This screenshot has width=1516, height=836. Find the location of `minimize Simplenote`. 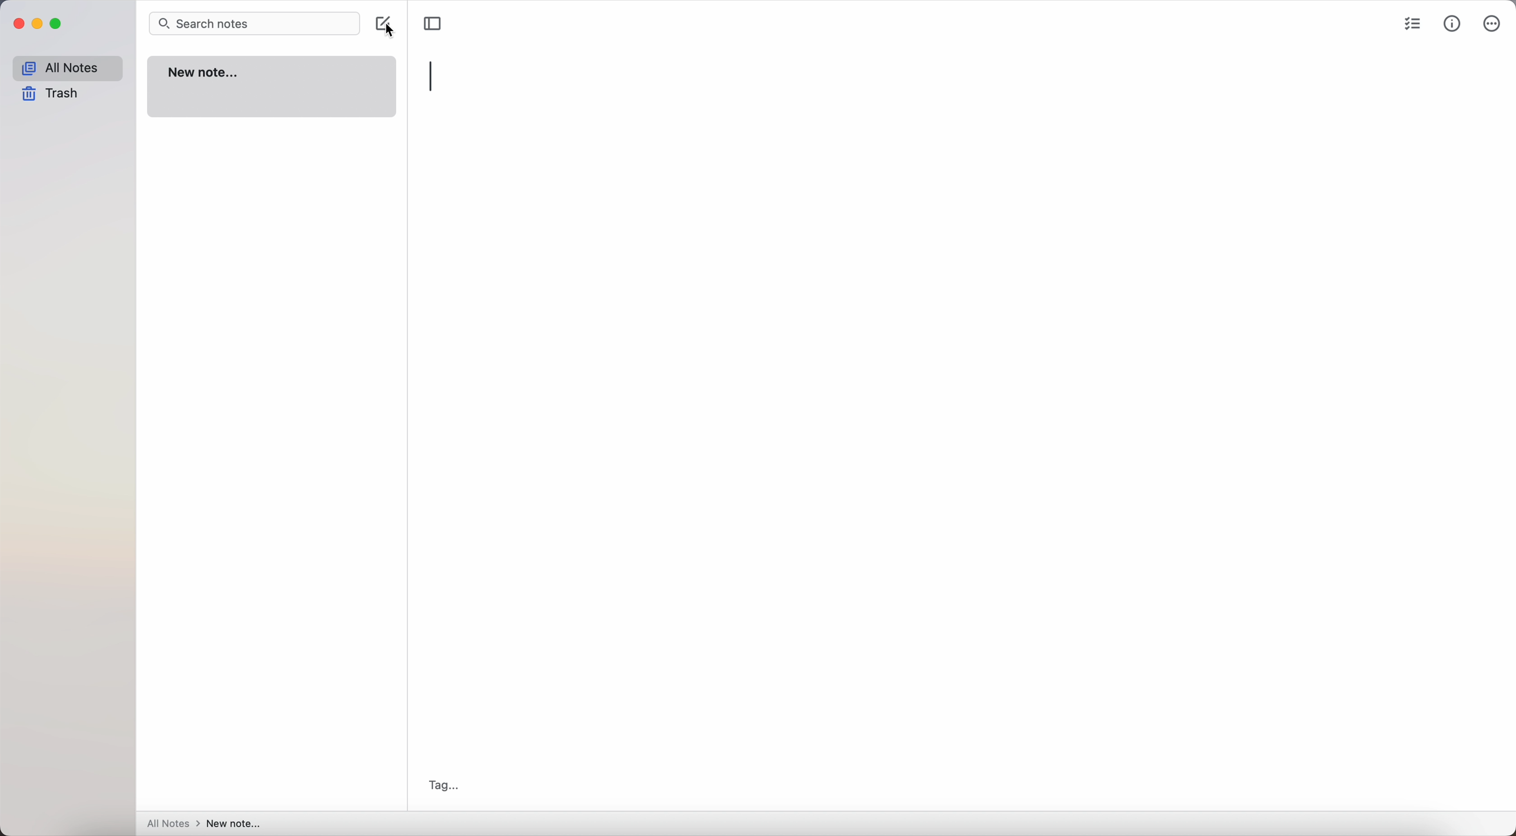

minimize Simplenote is located at coordinates (37, 24).